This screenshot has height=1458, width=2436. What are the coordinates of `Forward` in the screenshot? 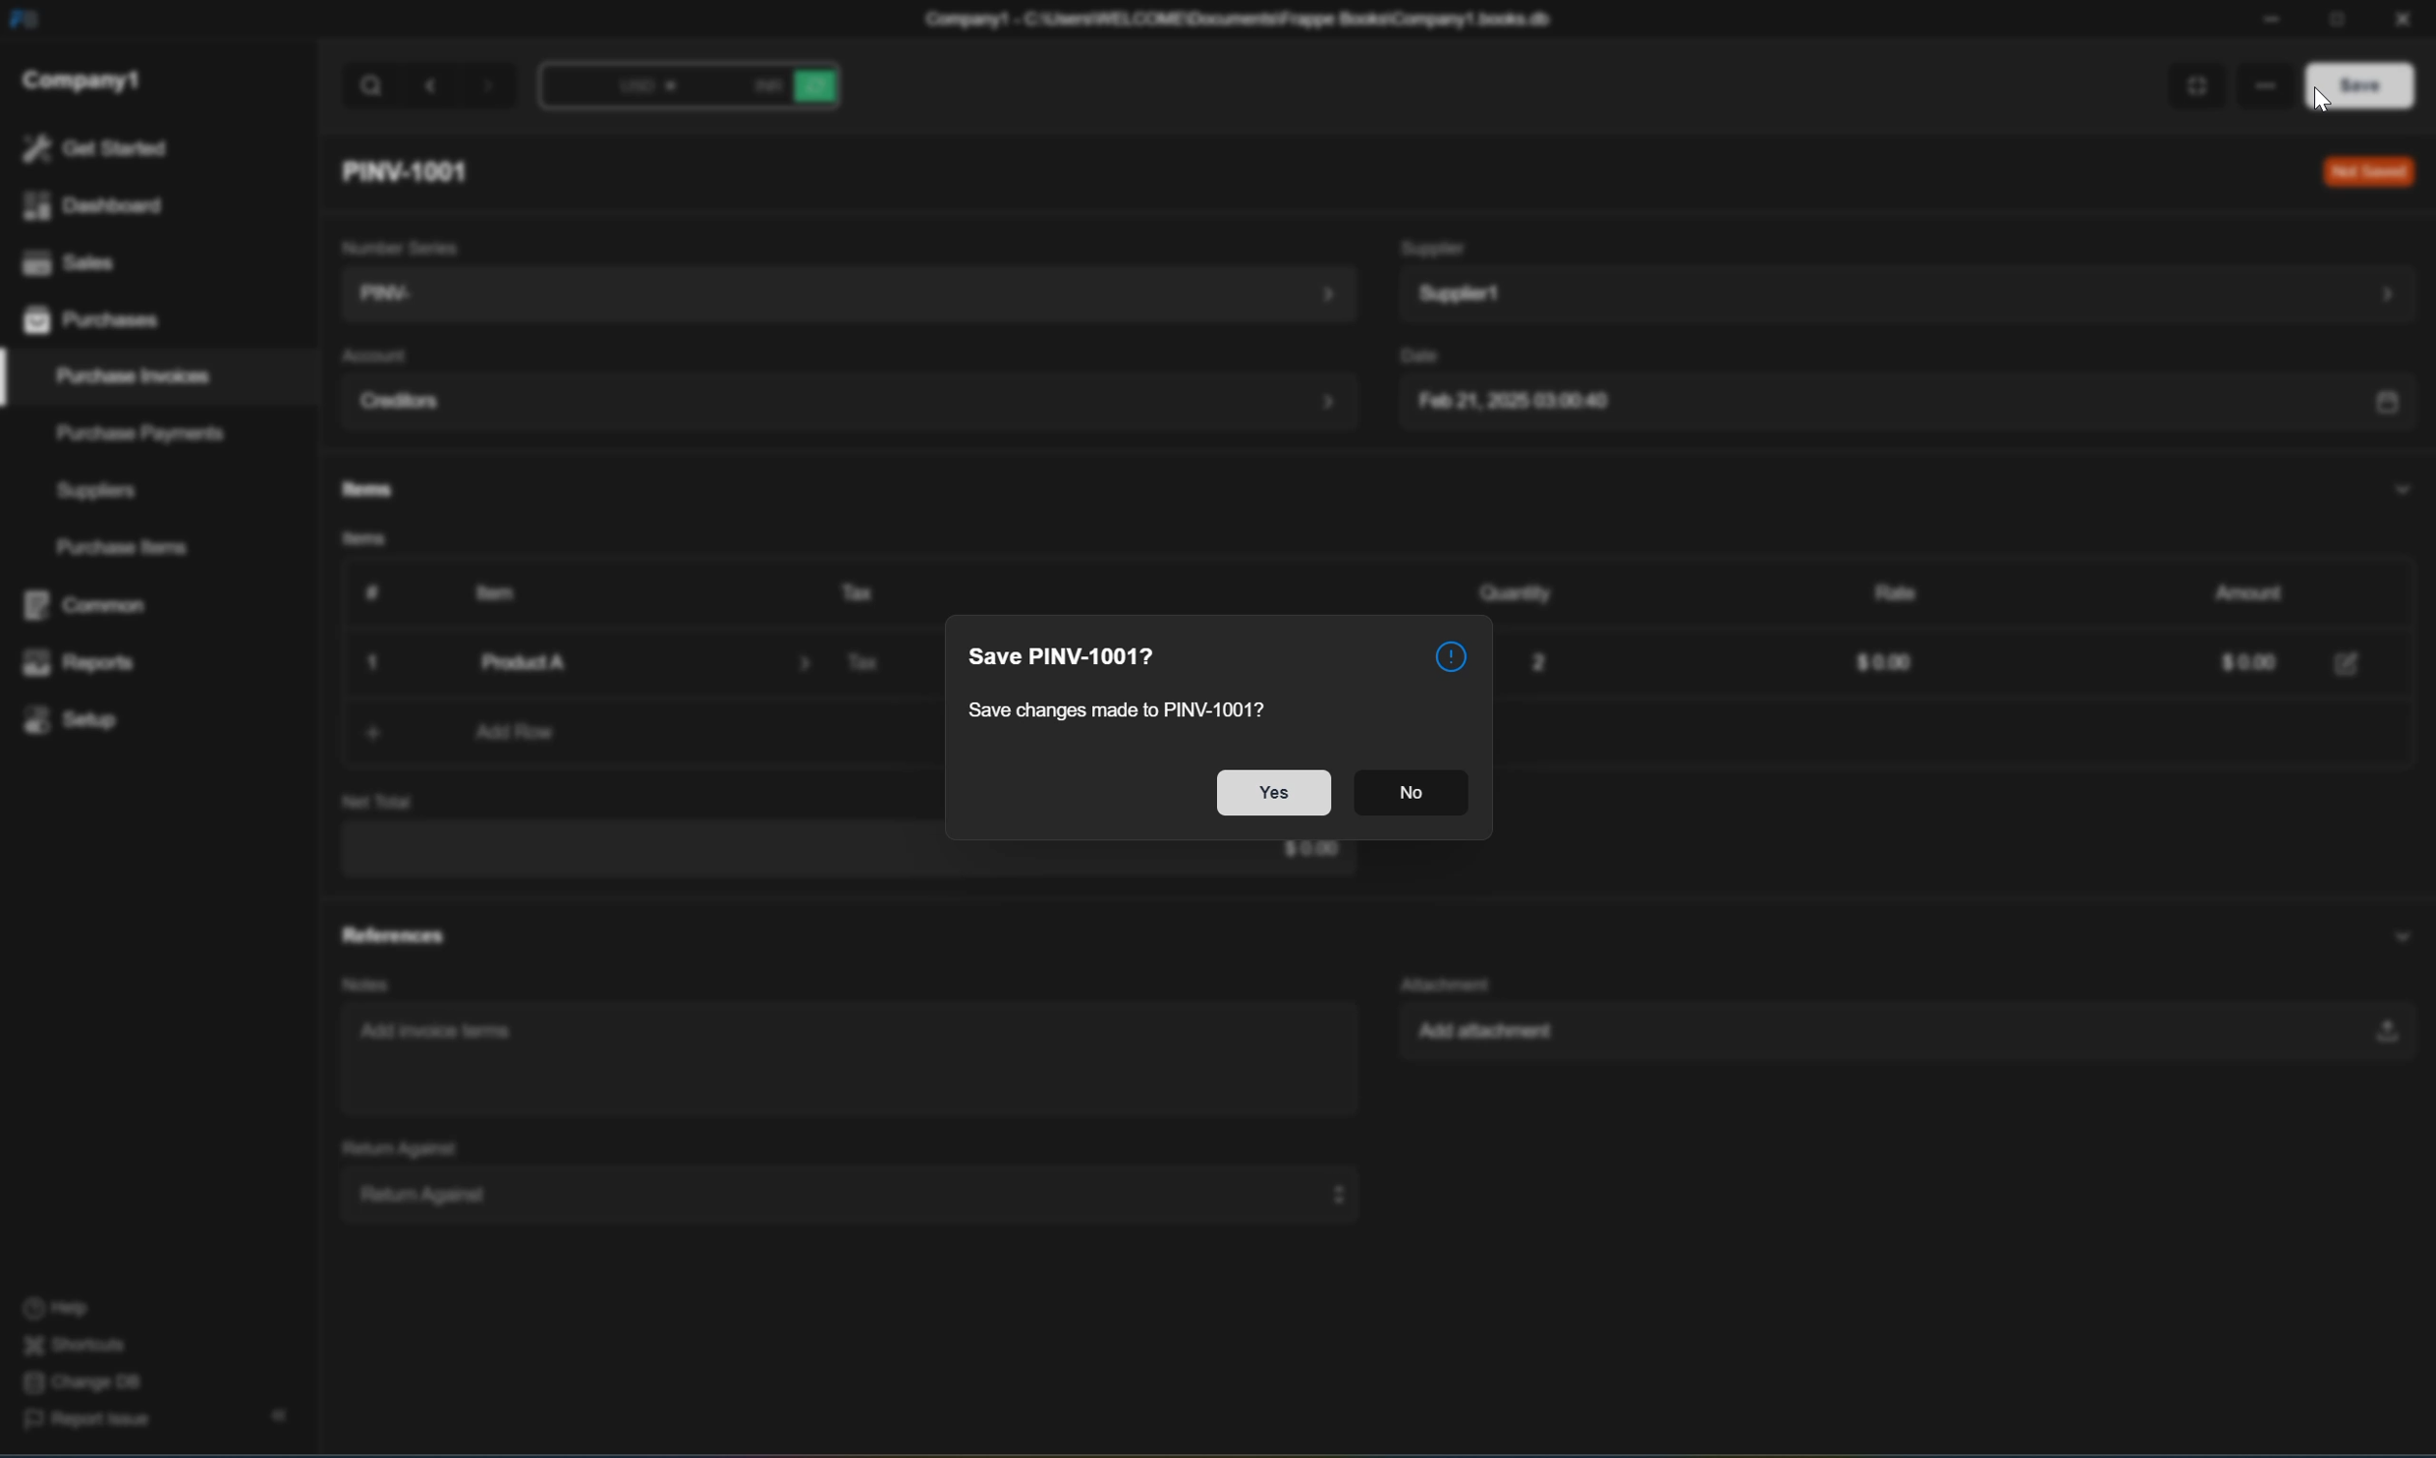 It's located at (491, 90).